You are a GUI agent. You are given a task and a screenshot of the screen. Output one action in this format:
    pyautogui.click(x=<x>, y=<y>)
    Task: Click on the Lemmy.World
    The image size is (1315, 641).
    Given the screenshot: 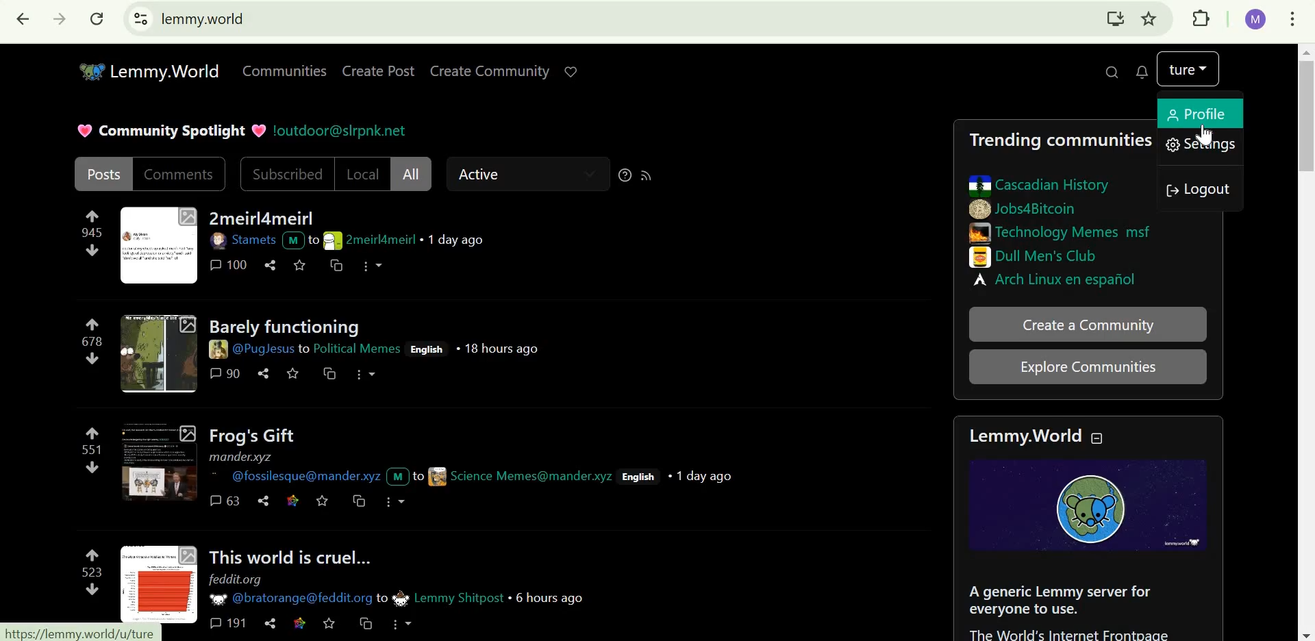 What is the action you would take?
    pyautogui.click(x=1020, y=436)
    